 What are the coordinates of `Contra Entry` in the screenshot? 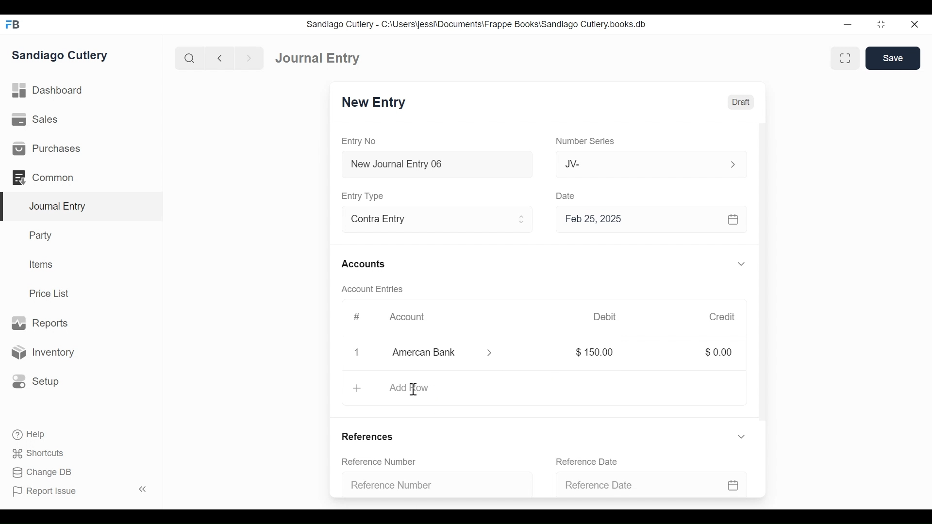 It's located at (421, 220).